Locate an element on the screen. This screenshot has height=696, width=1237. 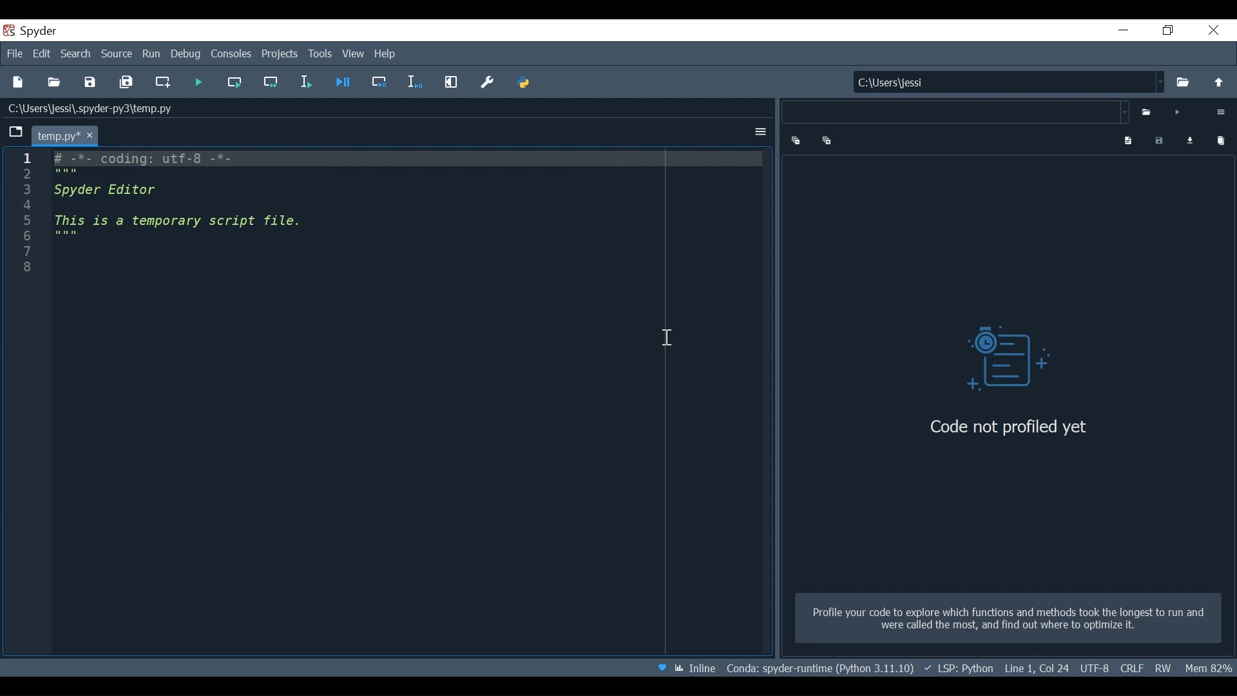
Spyder Desktop Icon is located at coordinates (9, 31).